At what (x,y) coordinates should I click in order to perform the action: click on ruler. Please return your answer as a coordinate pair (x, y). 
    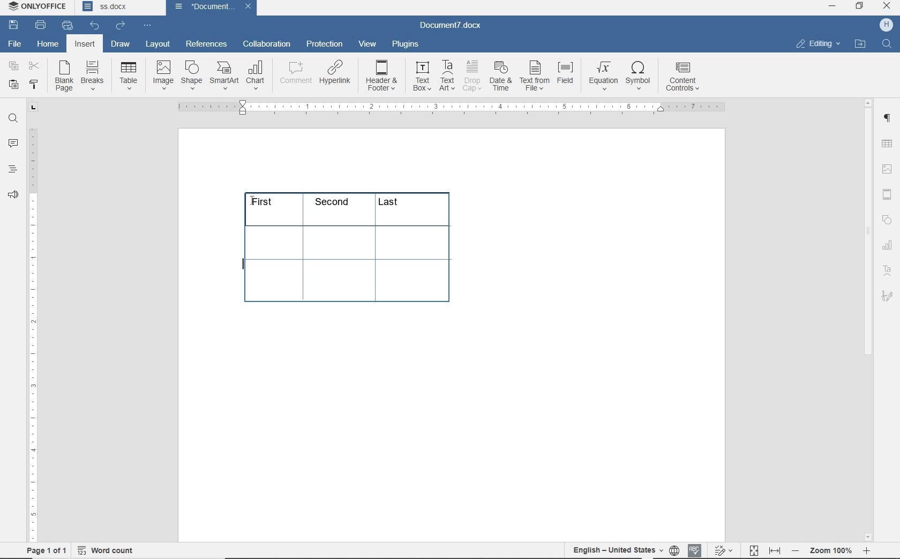
    Looking at the image, I should click on (33, 335).